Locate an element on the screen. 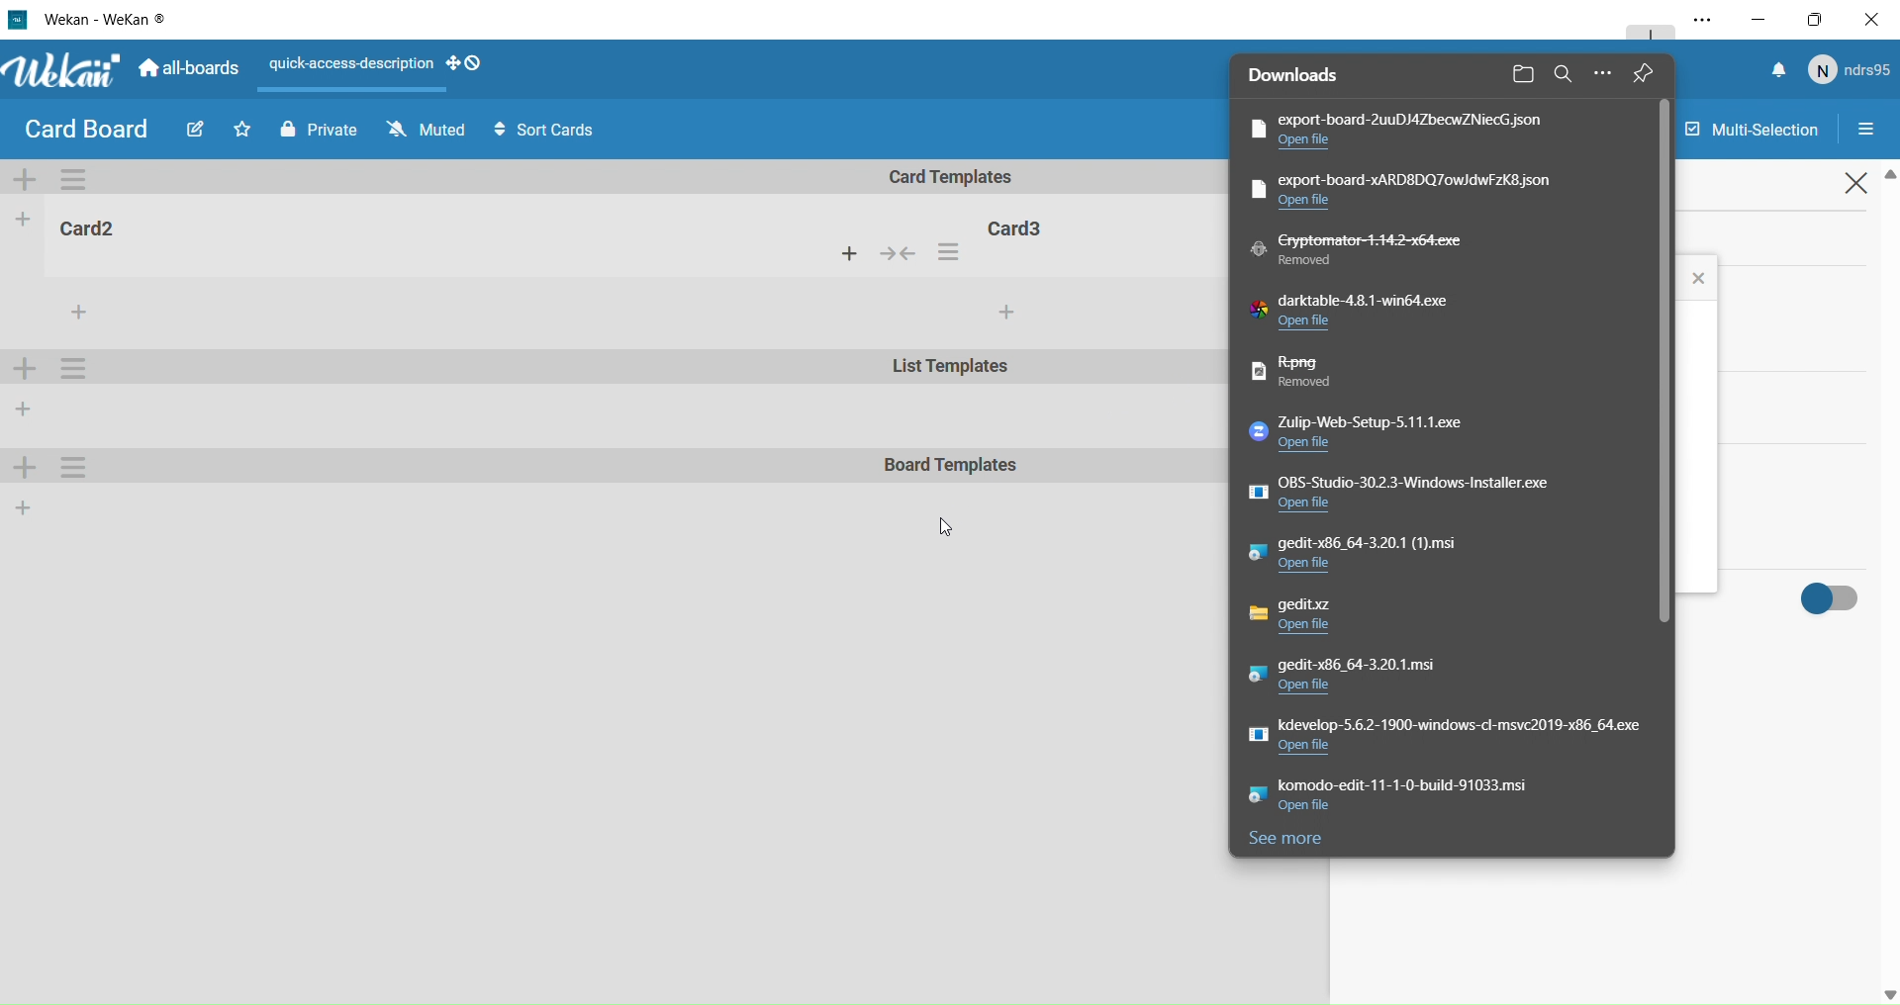 This screenshot has height=1005, width=1900. downloaded file is located at coordinates (1318, 376).